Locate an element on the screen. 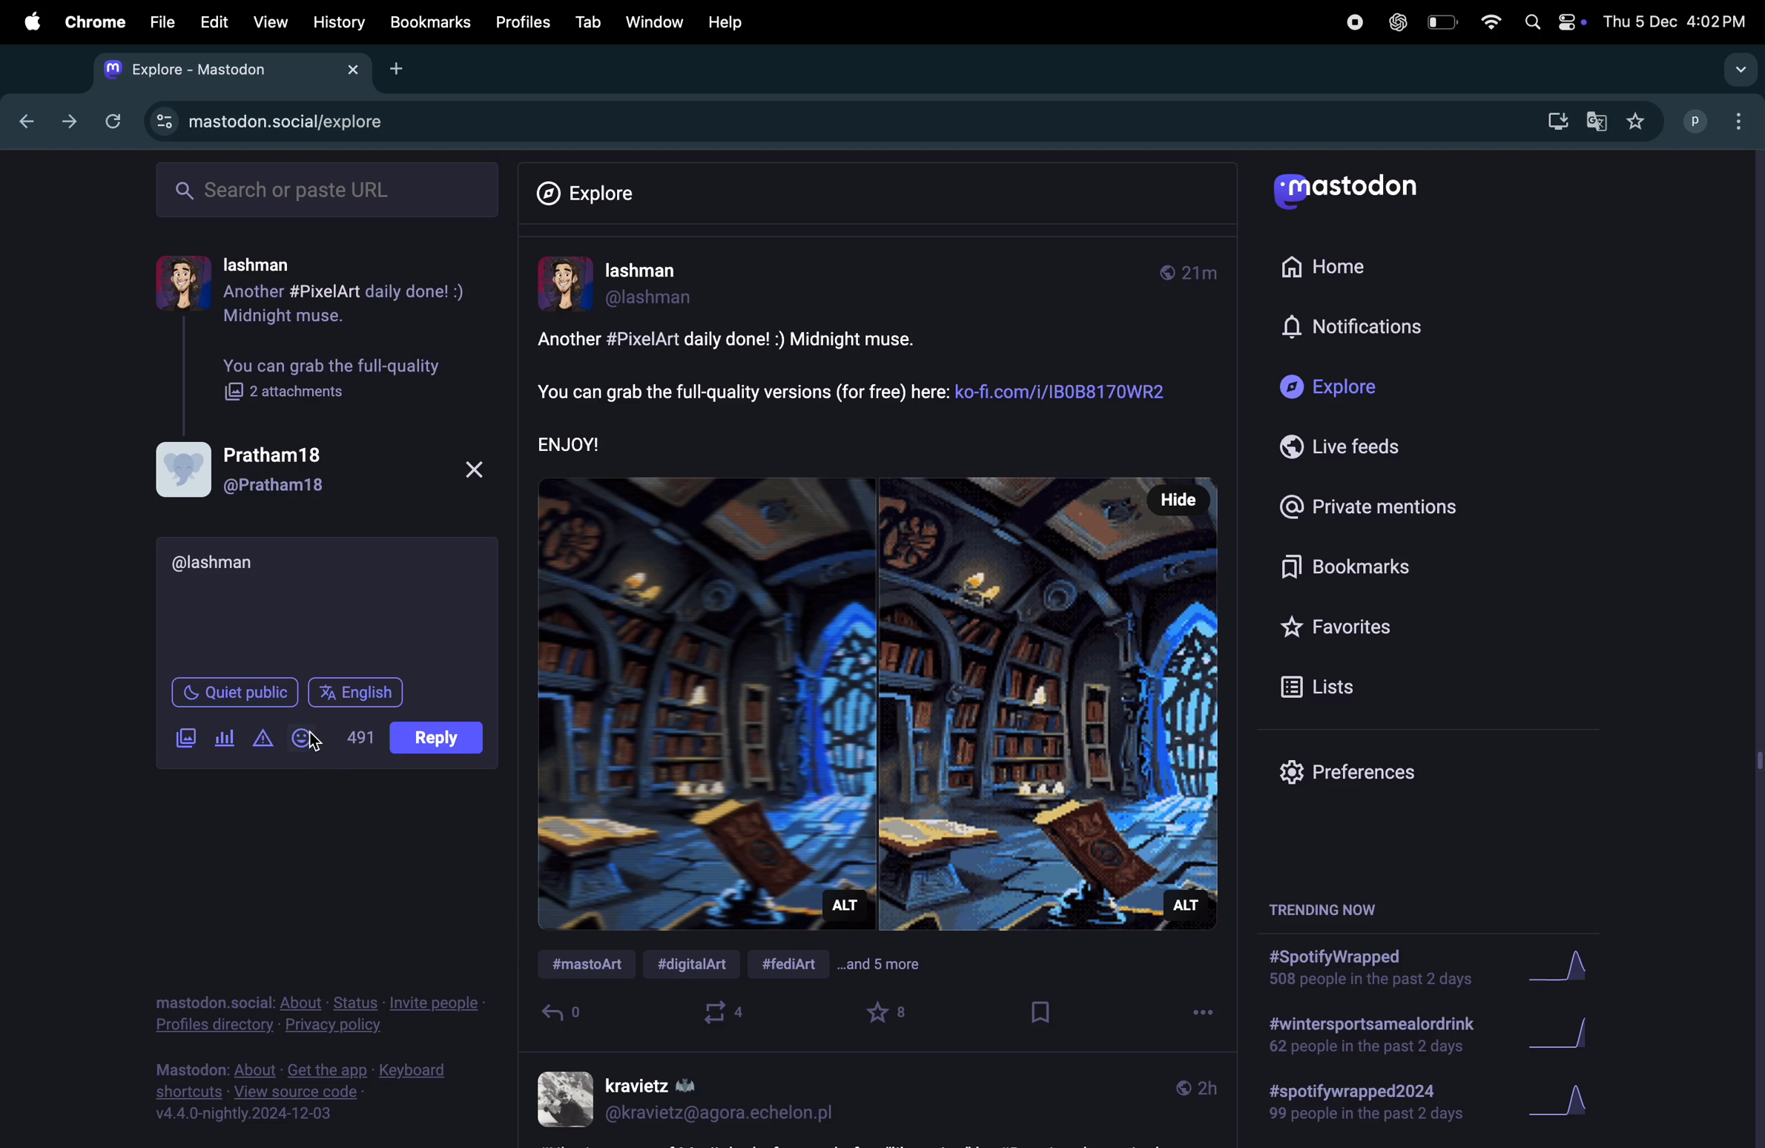 The width and height of the screenshot is (1765, 1148). book mark is located at coordinates (1037, 1014).